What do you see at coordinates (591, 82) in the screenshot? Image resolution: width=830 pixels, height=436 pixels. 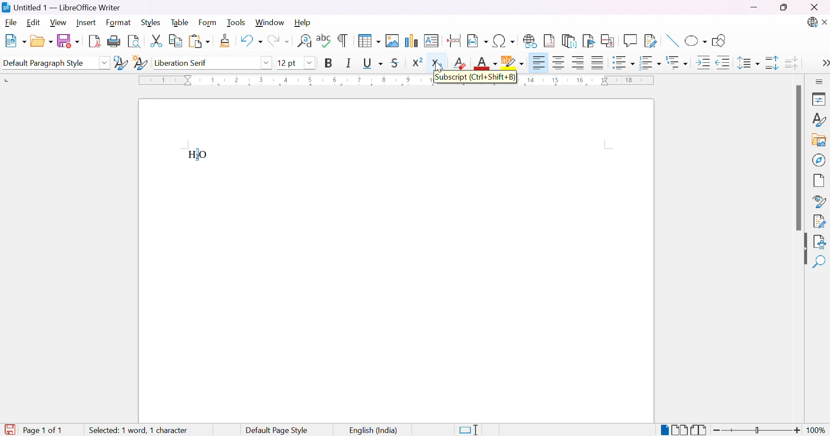 I see `RULER` at bounding box center [591, 82].